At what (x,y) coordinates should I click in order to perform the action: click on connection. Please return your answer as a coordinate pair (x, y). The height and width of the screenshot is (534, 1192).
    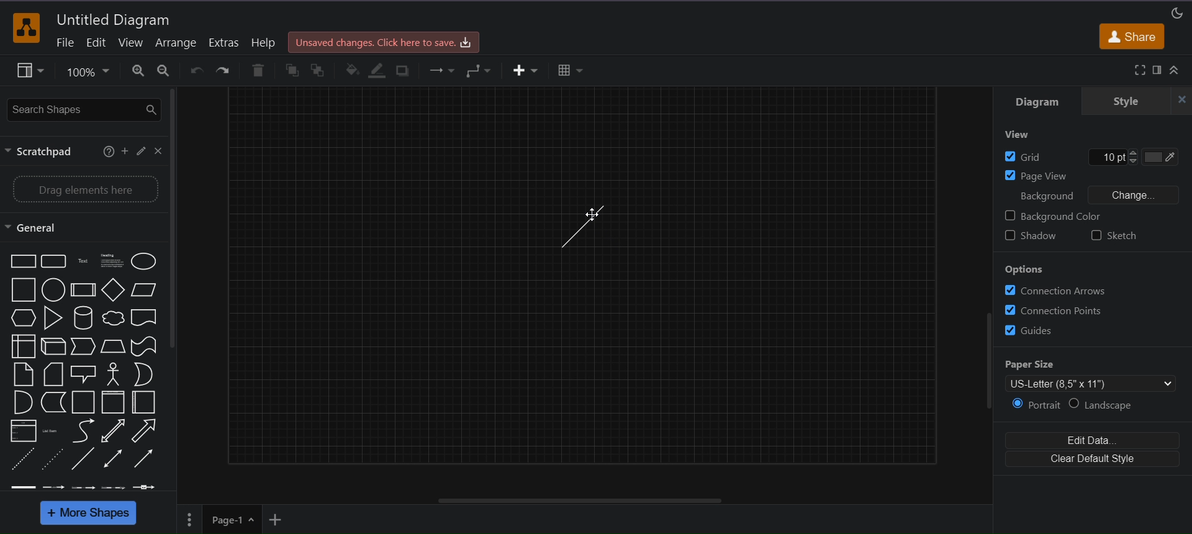
    Looking at the image, I should click on (440, 70).